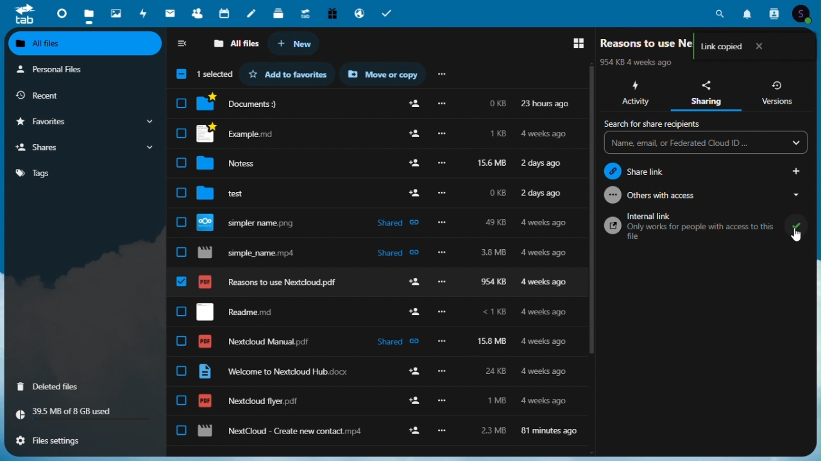  I want to click on deleted files, so click(84, 385).